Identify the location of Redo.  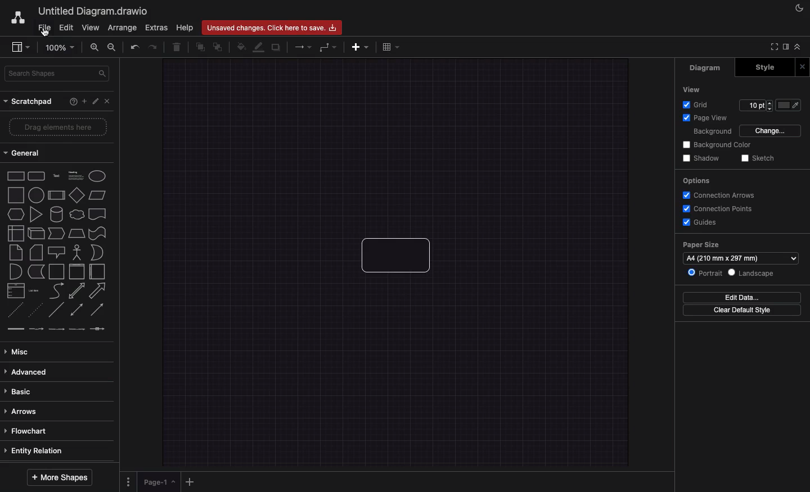
(153, 47).